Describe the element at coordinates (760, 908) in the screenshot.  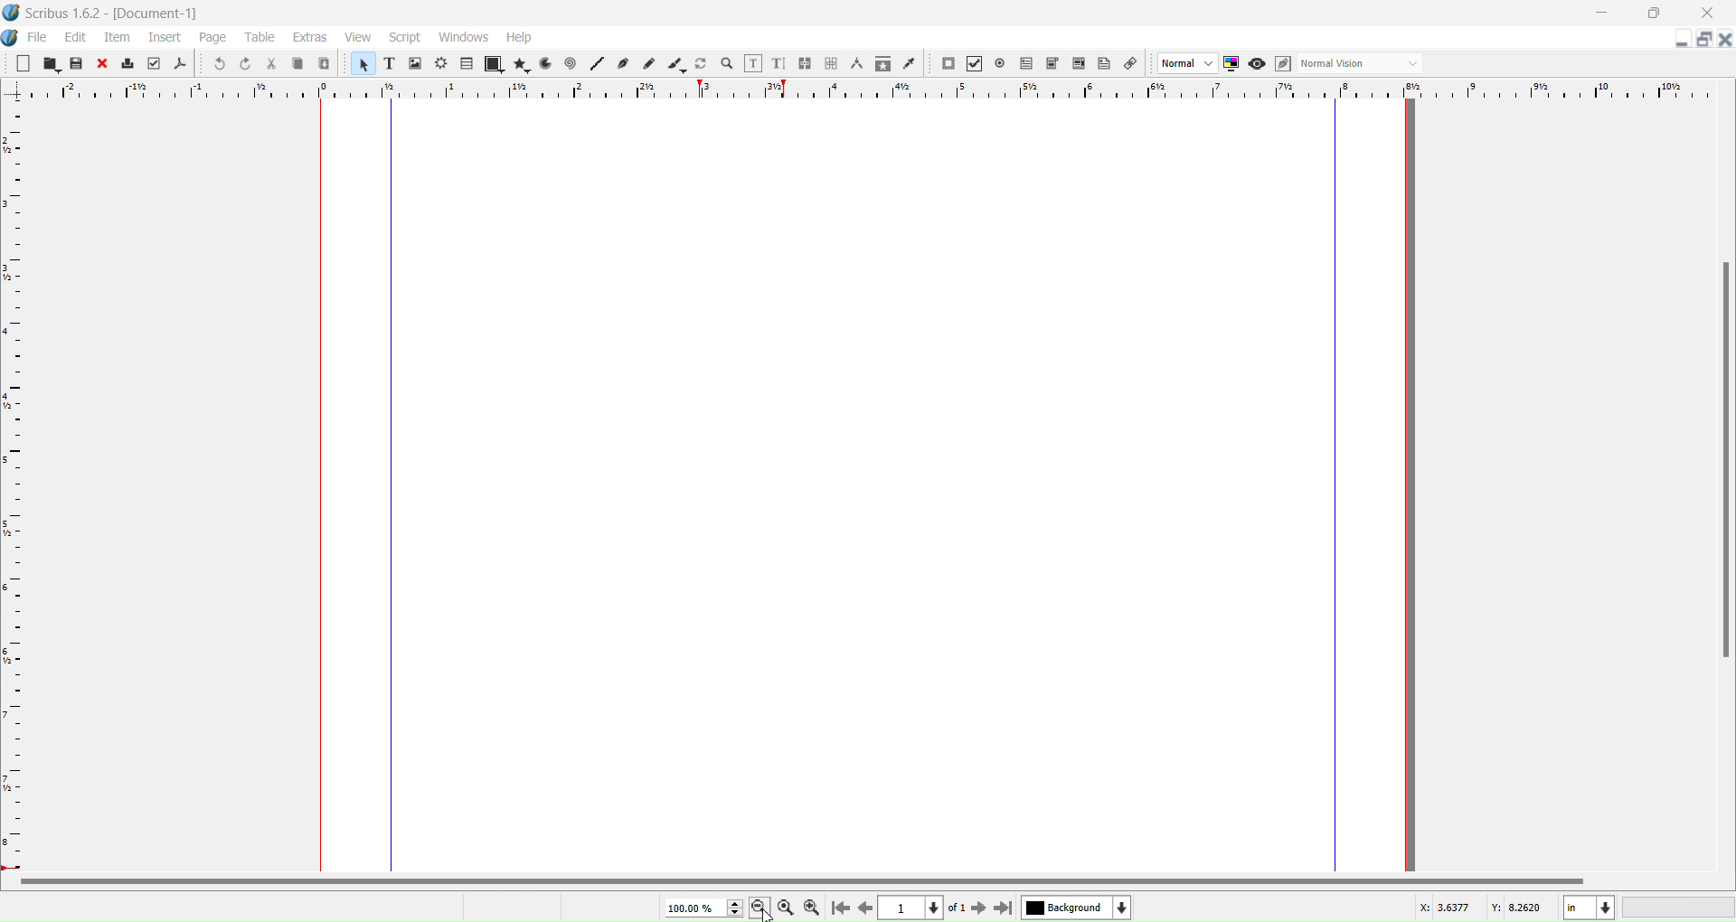
I see `Zoom Out by the stepping value in Tools preferences` at that location.